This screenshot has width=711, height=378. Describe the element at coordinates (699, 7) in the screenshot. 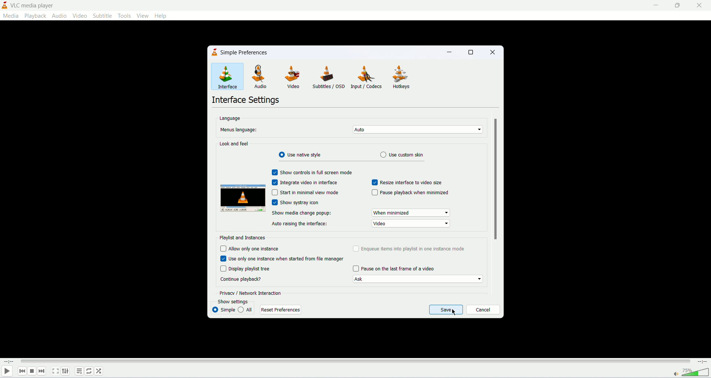

I see `close` at that location.